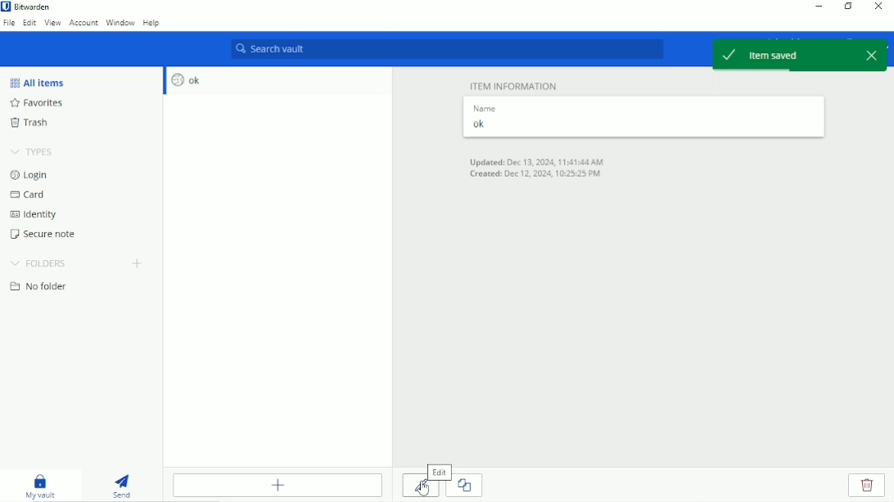 The height and width of the screenshot is (502, 894). What do you see at coordinates (84, 23) in the screenshot?
I see `Account` at bounding box center [84, 23].